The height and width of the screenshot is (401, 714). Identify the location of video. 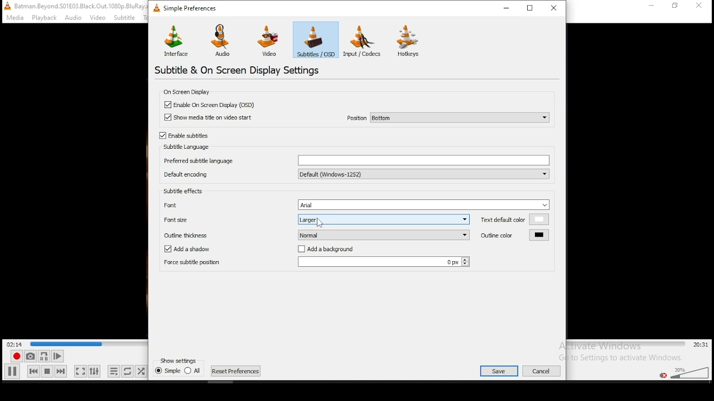
(268, 41).